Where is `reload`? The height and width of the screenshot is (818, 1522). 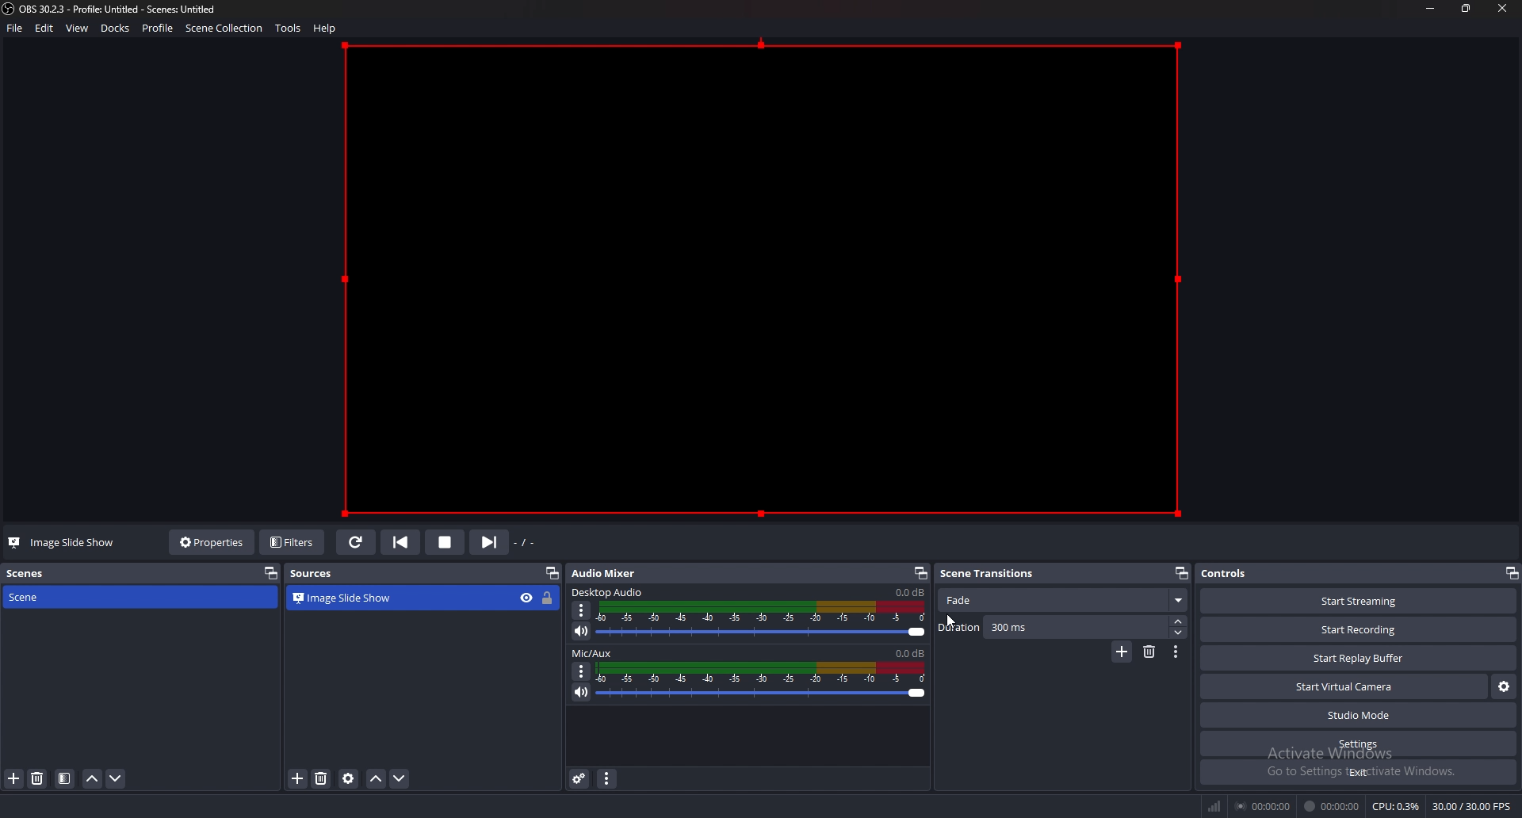 reload is located at coordinates (358, 543).